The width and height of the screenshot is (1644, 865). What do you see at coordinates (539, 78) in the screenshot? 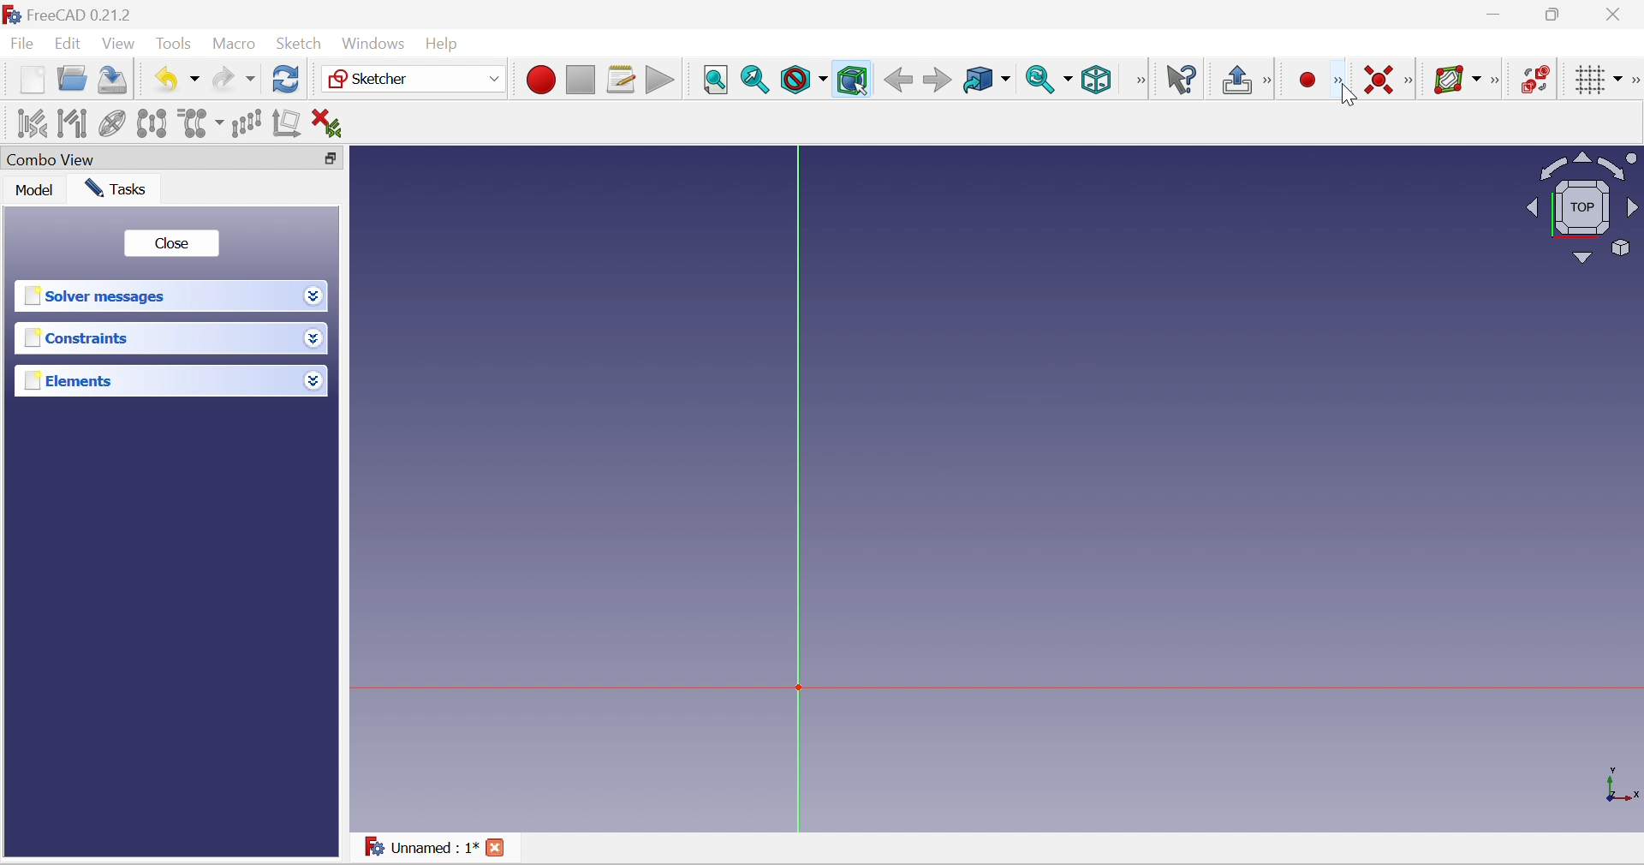
I see `Macro recording` at bounding box center [539, 78].